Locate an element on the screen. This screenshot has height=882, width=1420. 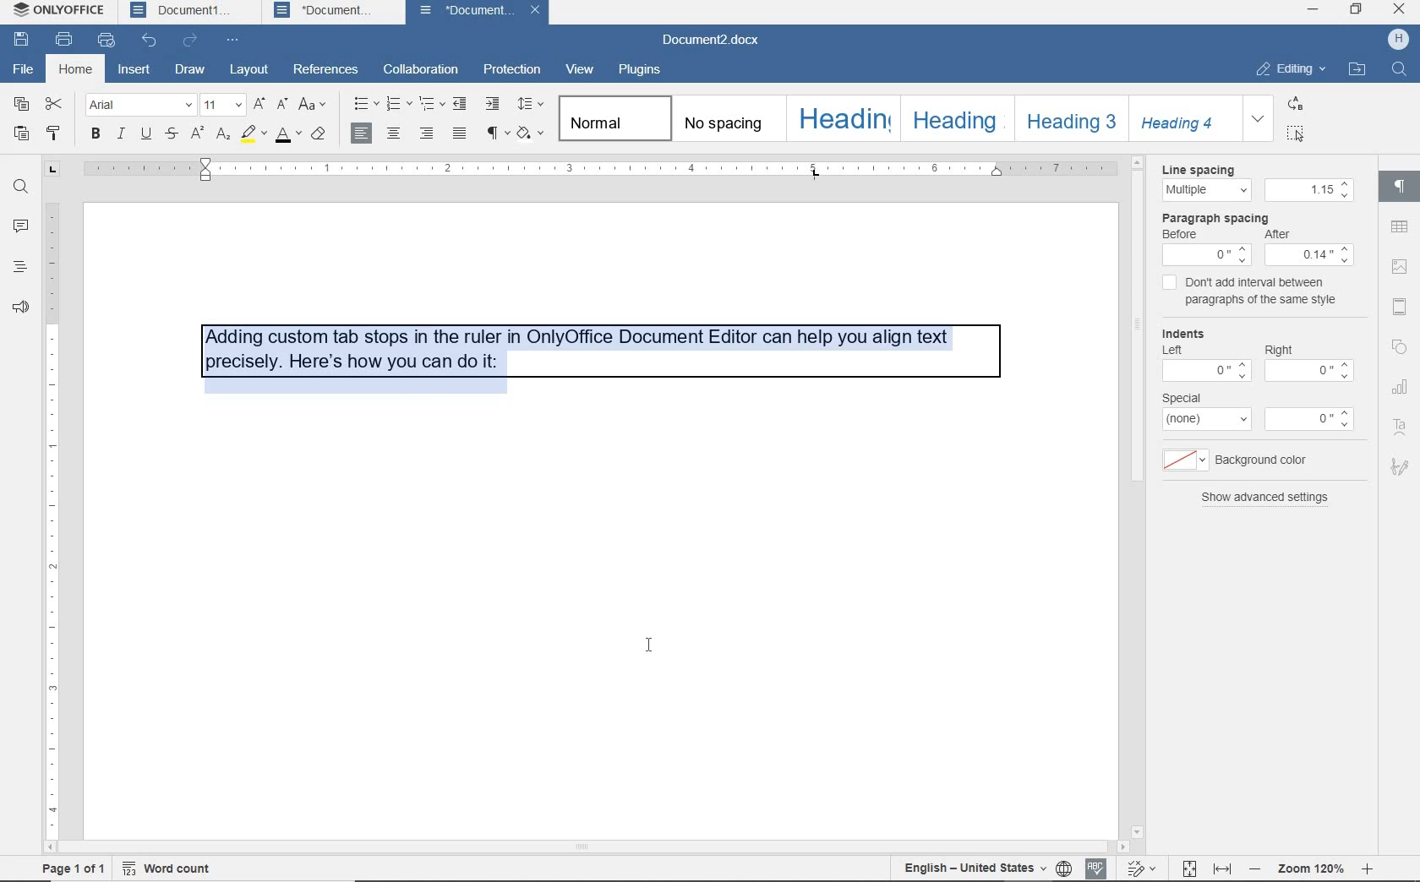
editing is located at coordinates (1288, 70).